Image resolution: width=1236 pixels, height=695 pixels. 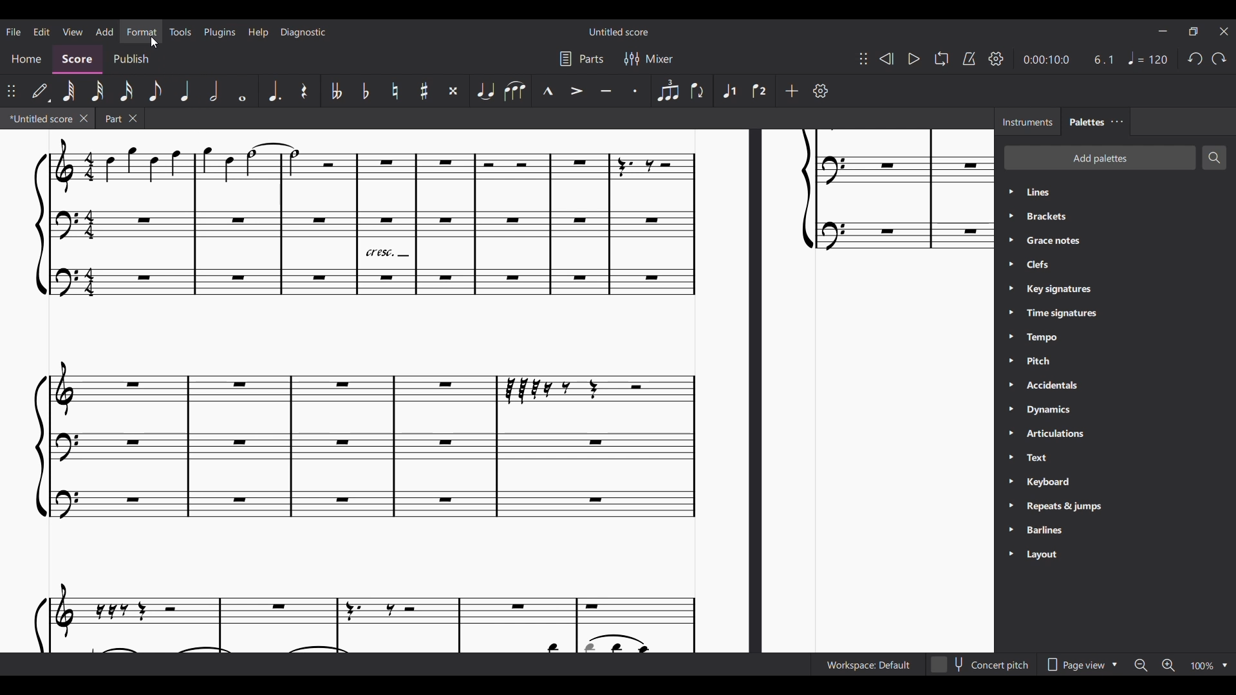 What do you see at coordinates (606, 91) in the screenshot?
I see `Tenuto` at bounding box center [606, 91].